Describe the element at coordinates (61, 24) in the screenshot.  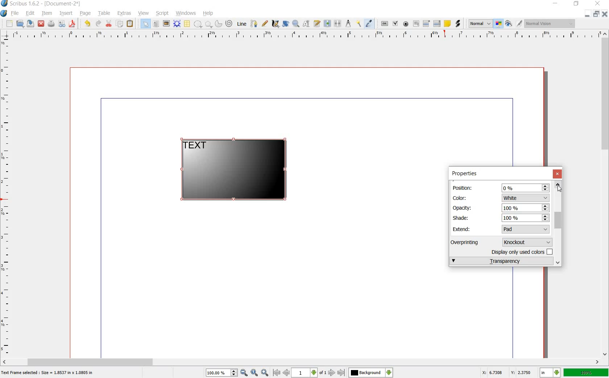
I see `preflight verifier` at that location.